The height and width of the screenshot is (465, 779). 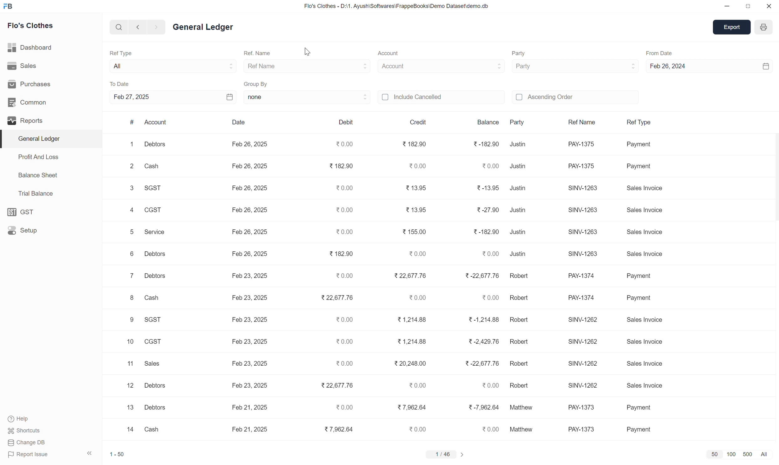 What do you see at coordinates (345, 363) in the screenshot?
I see `0.00` at bounding box center [345, 363].